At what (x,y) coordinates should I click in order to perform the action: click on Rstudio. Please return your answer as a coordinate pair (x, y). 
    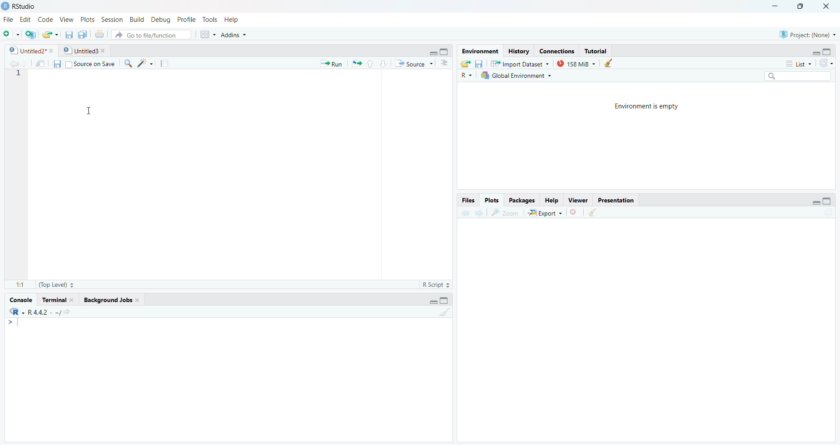
    Looking at the image, I should click on (26, 5).